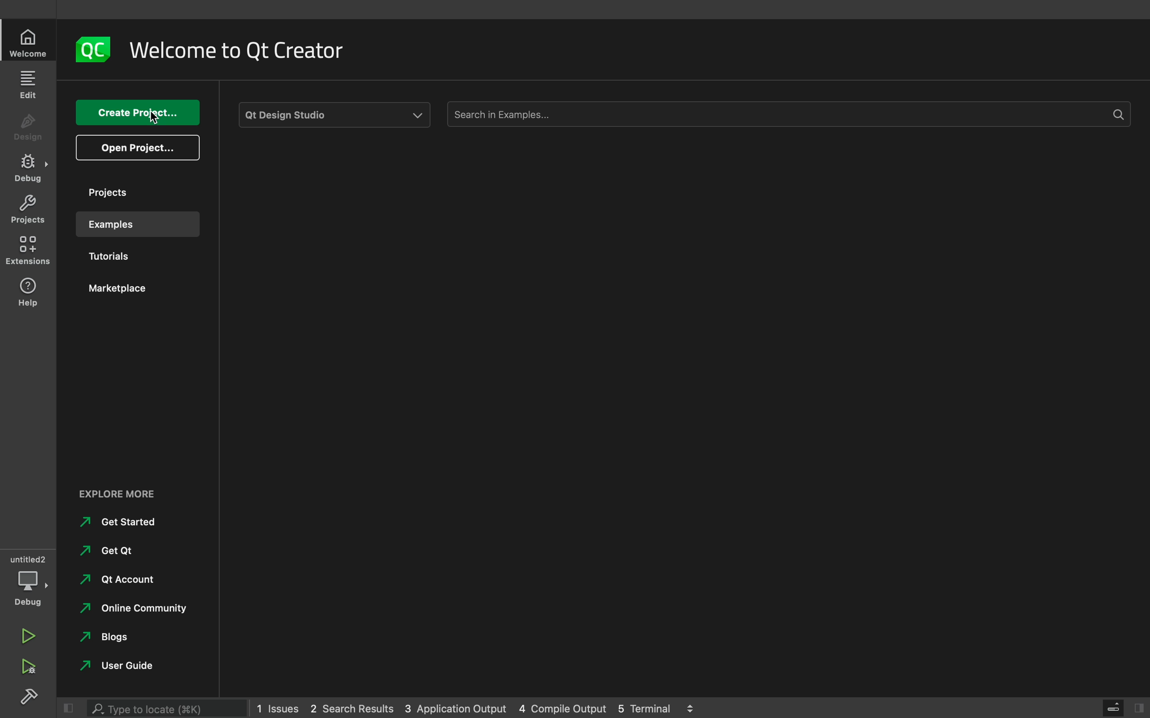  I want to click on projects, so click(133, 192).